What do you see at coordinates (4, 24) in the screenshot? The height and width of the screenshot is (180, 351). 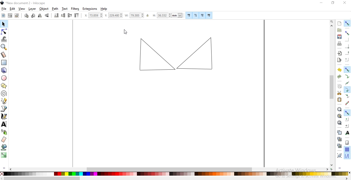 I see `select and transform objects` at bounding box center [4, 24].